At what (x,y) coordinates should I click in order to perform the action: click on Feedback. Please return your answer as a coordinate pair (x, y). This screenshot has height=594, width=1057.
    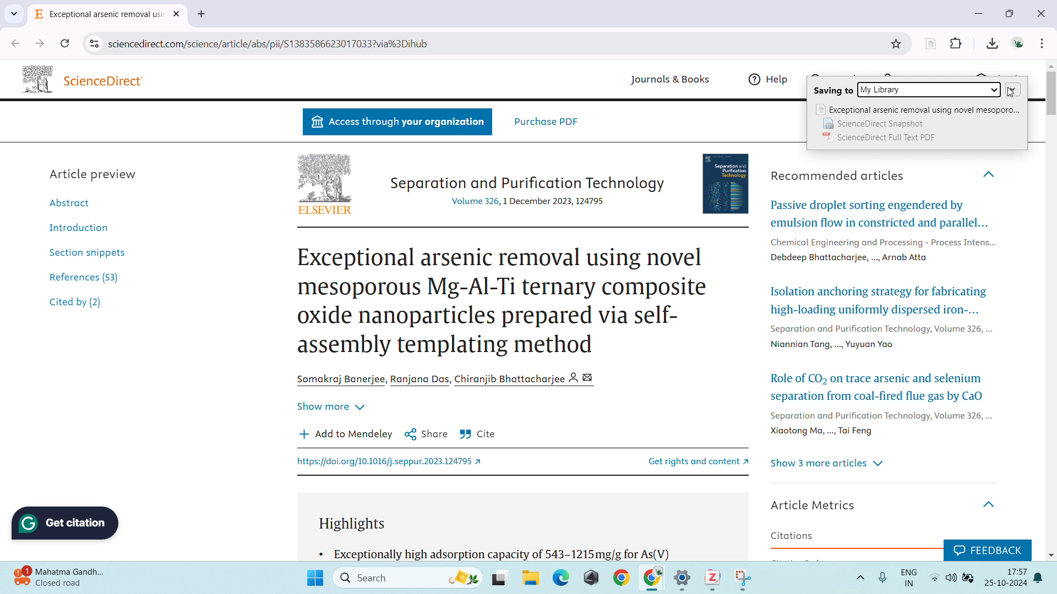
    Looking at the image, I should click on (987, 548).